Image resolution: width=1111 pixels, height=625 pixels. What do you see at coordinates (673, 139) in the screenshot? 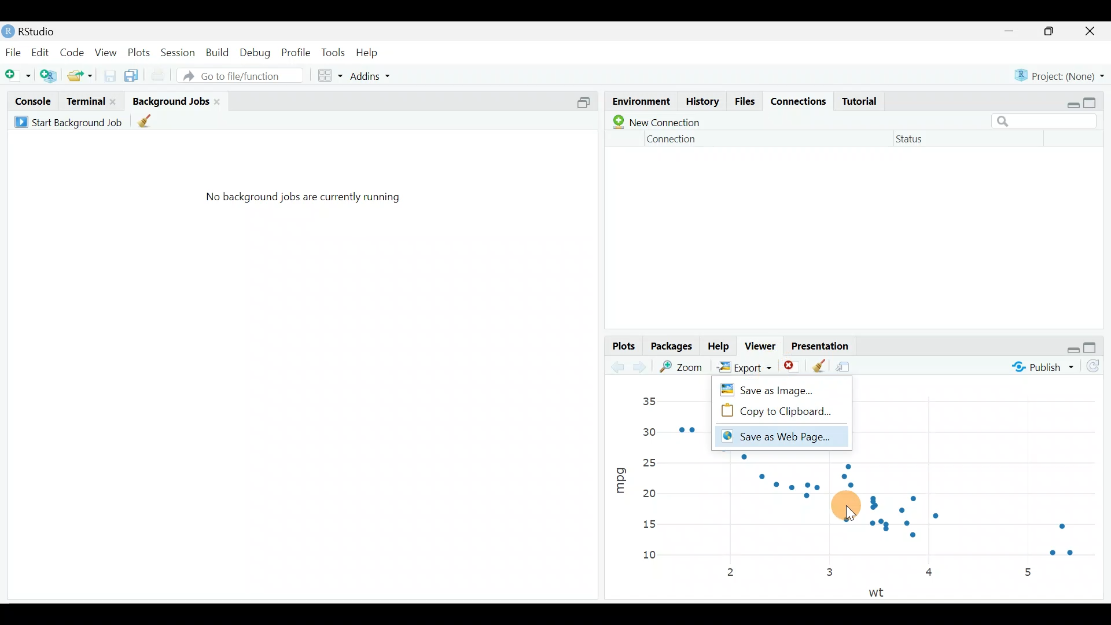
I see `Connection` at bounding box center [673, 139].